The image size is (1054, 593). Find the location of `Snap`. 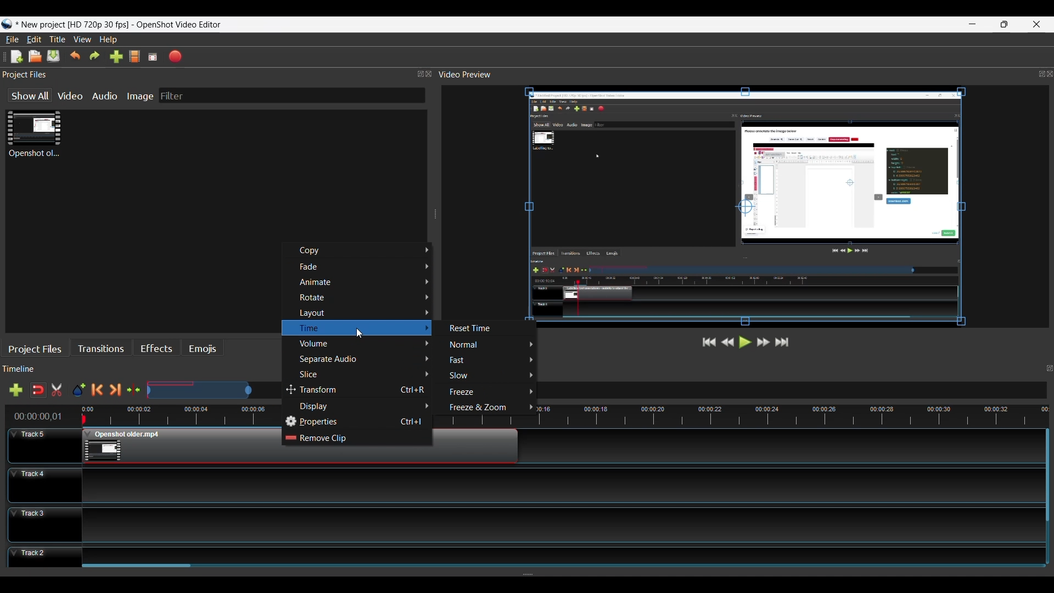

Snap is located at coordinates (38, 390).